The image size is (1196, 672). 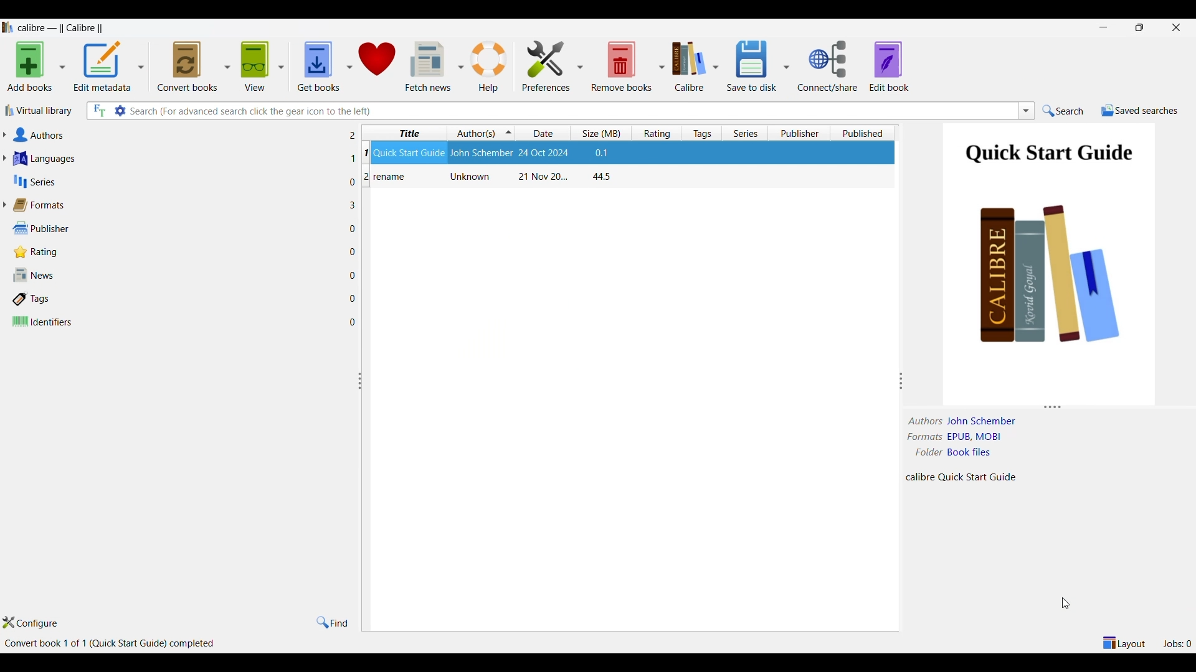 I want to click on cursor, so click(x=1070, y=604).